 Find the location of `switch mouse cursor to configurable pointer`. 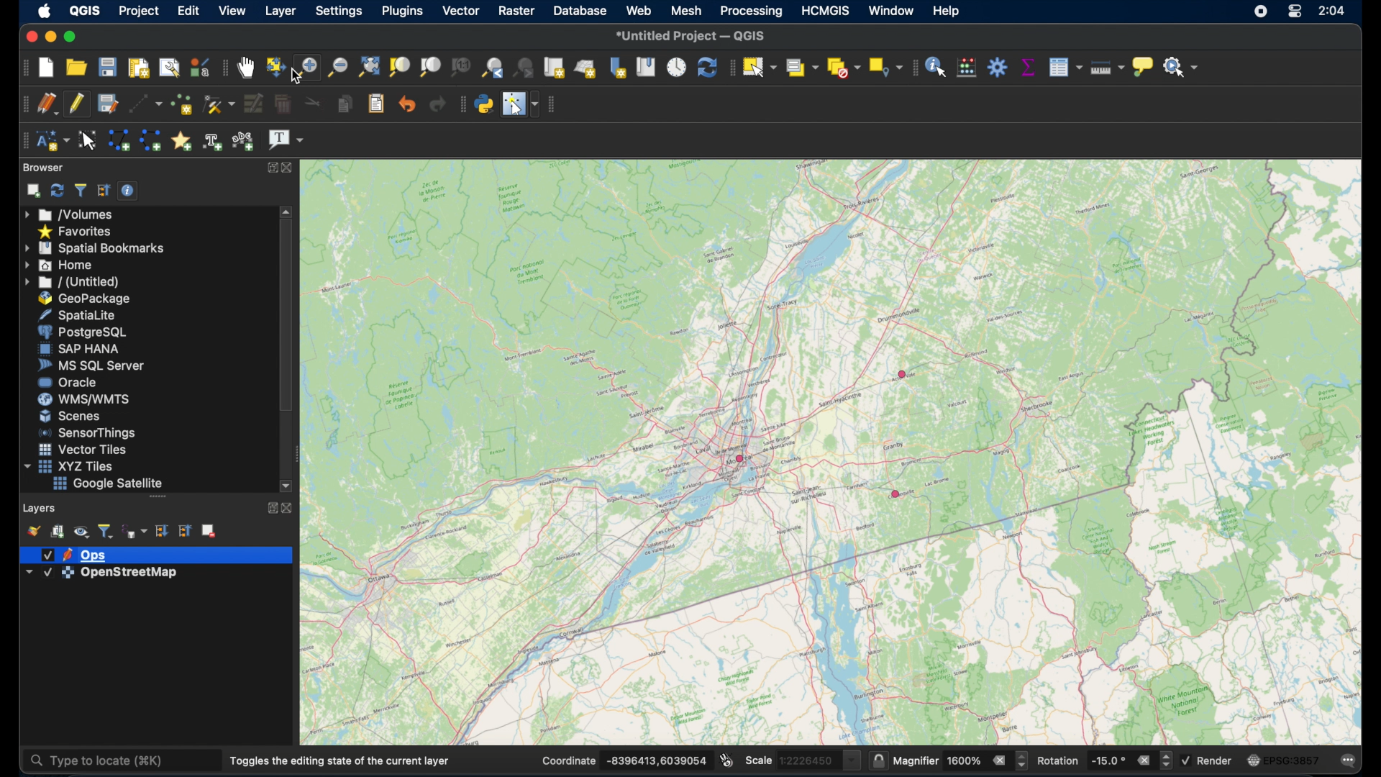

switch mouse cursor to configurable pointer is located at coordinates (519, 103).